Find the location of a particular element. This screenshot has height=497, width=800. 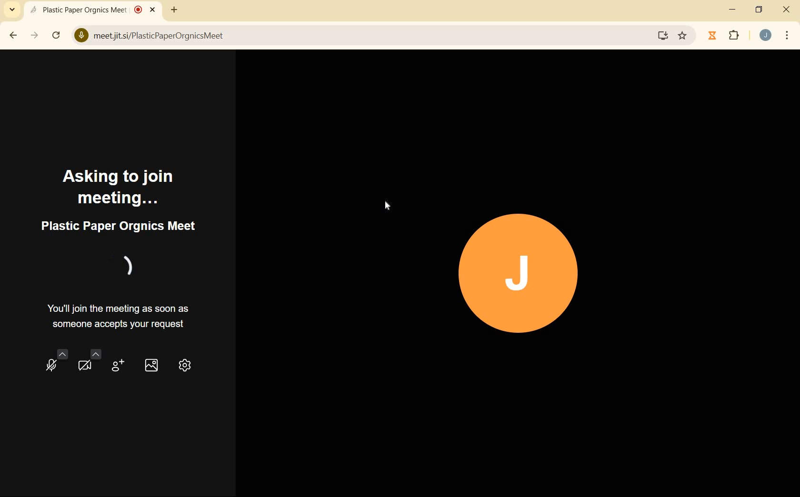

meeting title is located at coordinates (118, 227).